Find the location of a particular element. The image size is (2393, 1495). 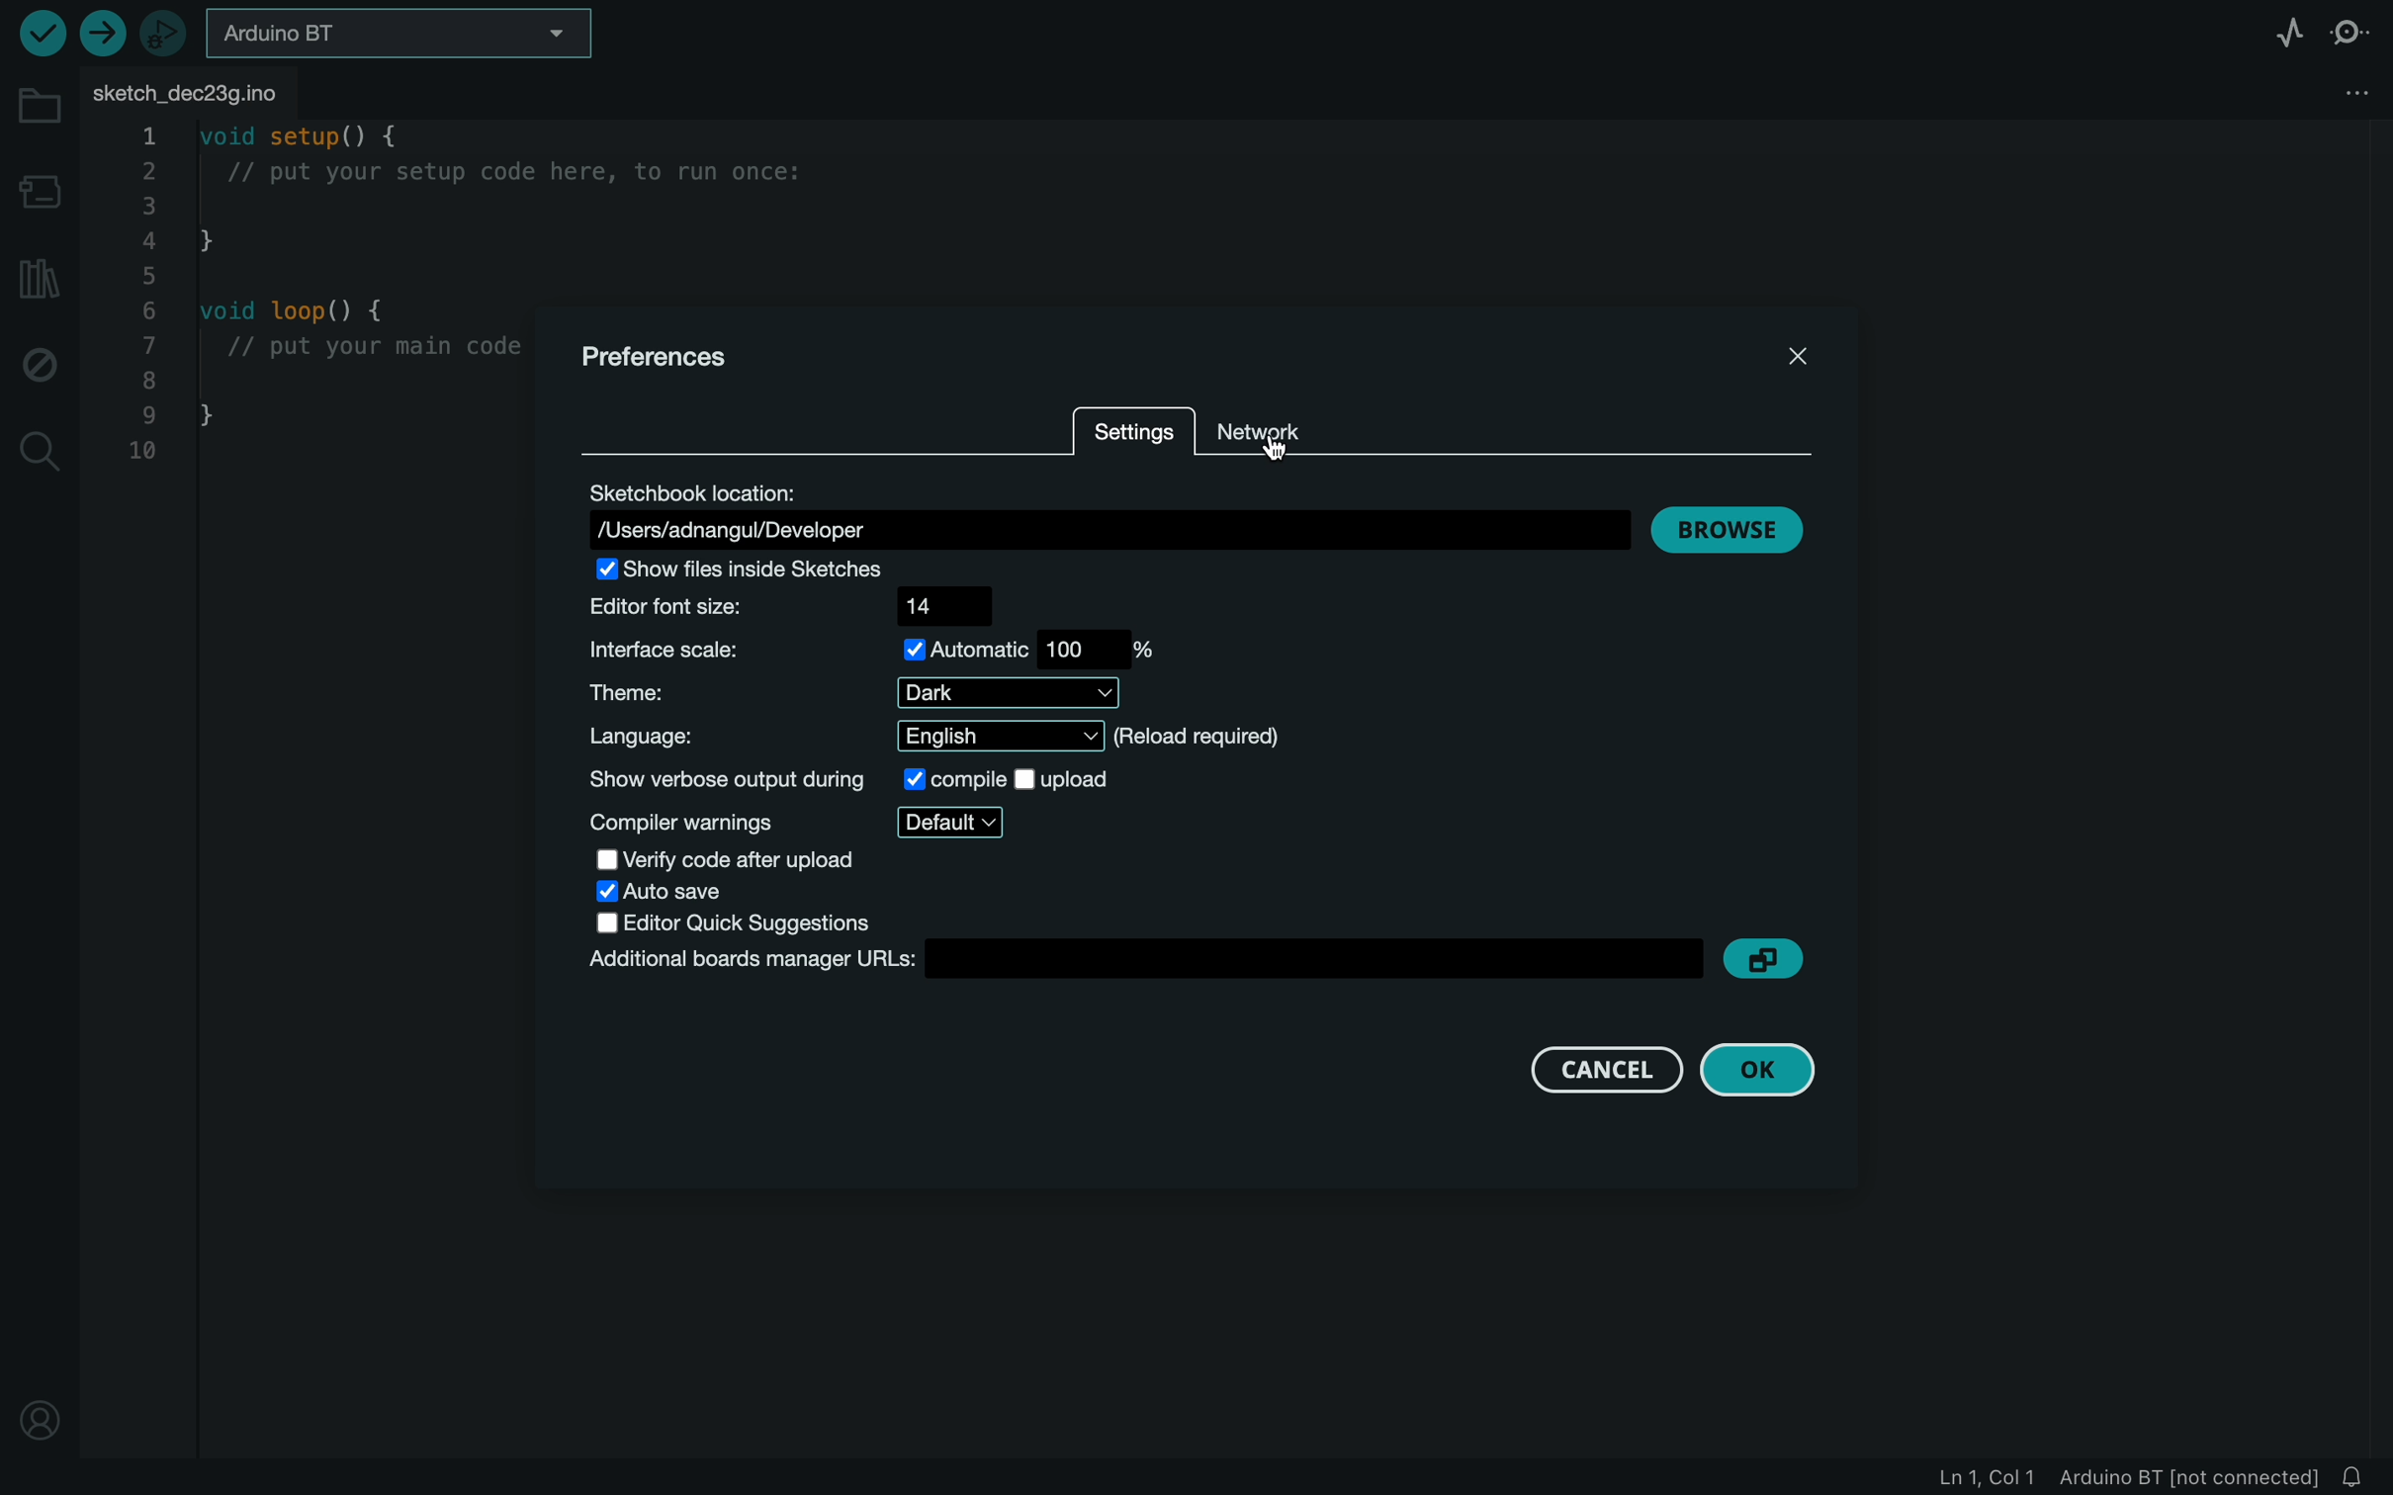

scale is located at coordinates (872, 649).